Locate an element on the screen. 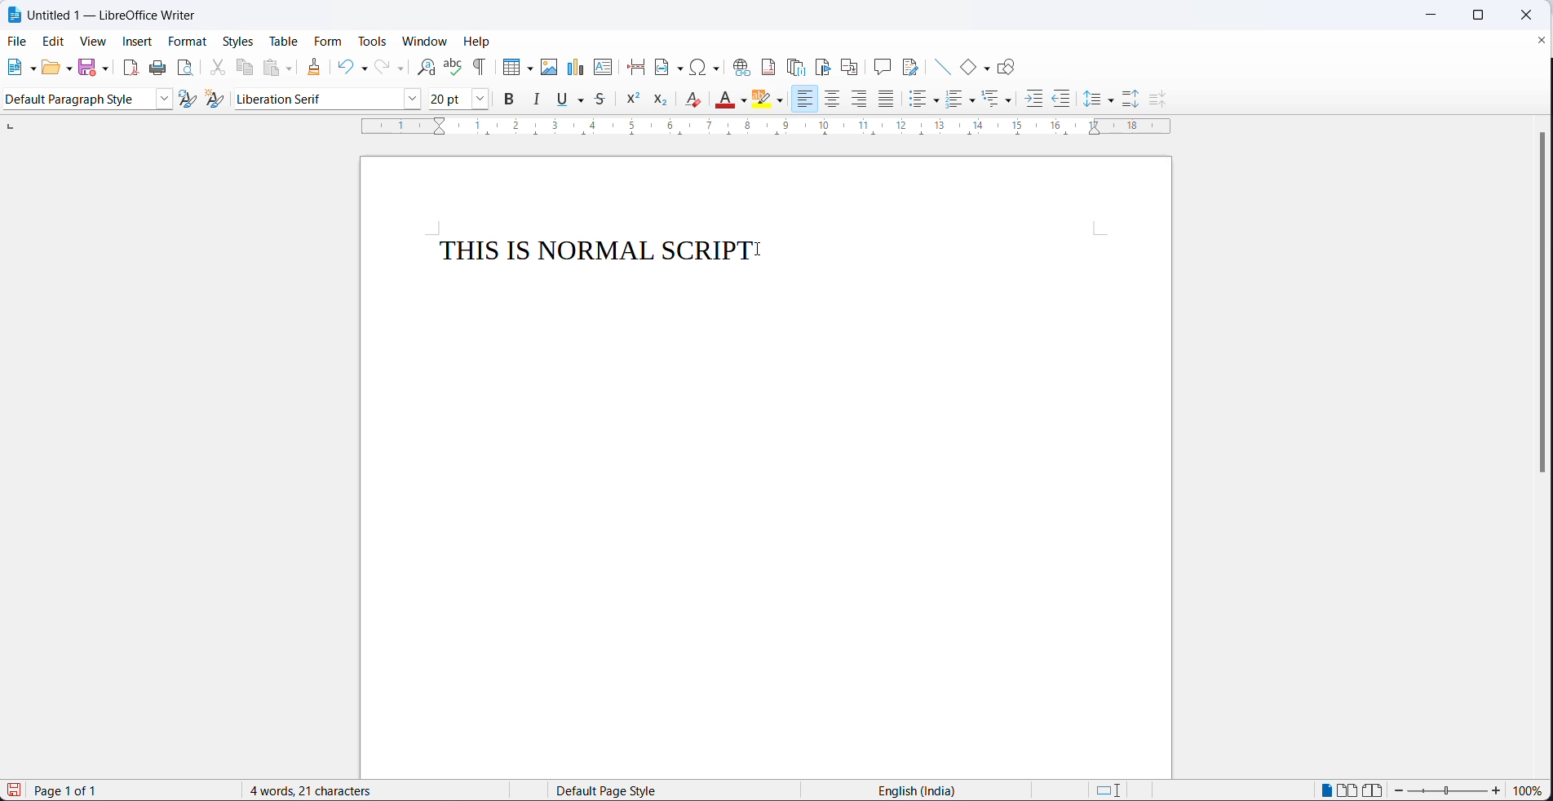 This screenshot has height=801, width=1553. toggle unordered list is located at coordinates (916, 102).